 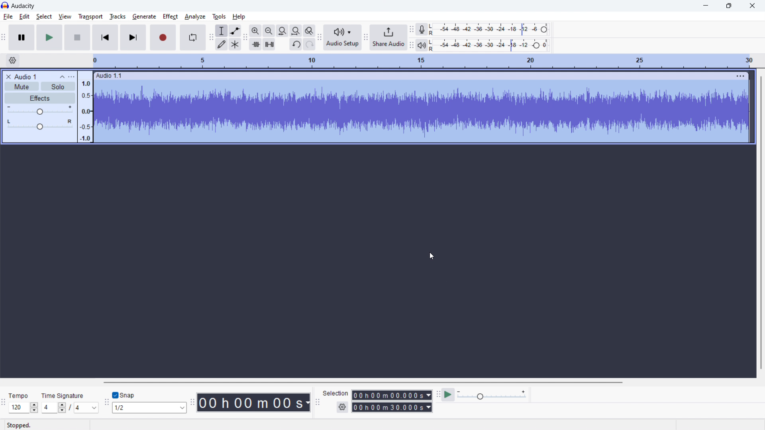 I want to click on share audio, so click(x=388, y=37).